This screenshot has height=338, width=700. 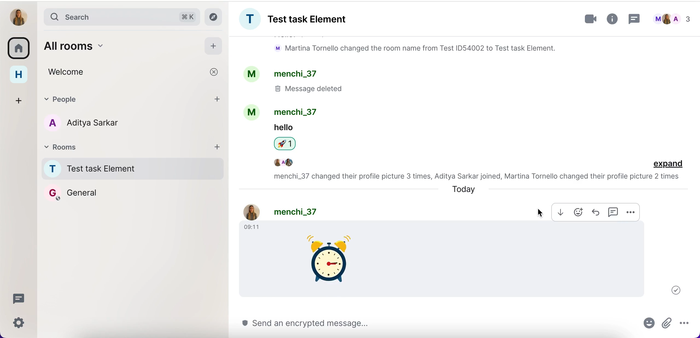 What do you see at coordinates (461, 110) in the screenshot?
I see `chat` at bounding box center [461, 110].